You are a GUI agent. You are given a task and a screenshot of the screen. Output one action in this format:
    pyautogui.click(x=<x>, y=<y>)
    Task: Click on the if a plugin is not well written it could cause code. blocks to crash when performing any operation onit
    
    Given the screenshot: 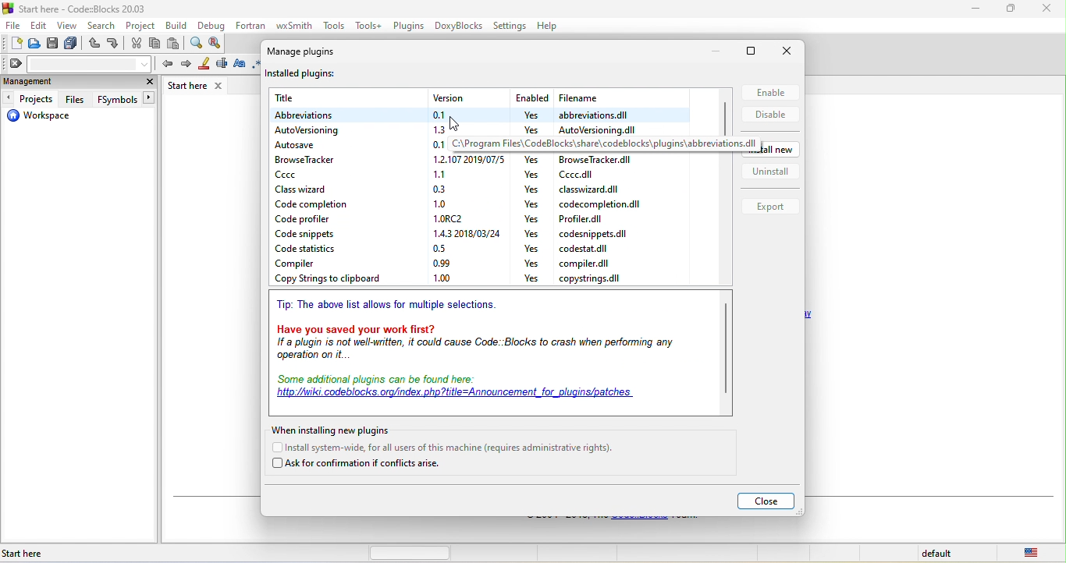 What is the action you would take?
    pyautogui.click(x=475, y=350)
    